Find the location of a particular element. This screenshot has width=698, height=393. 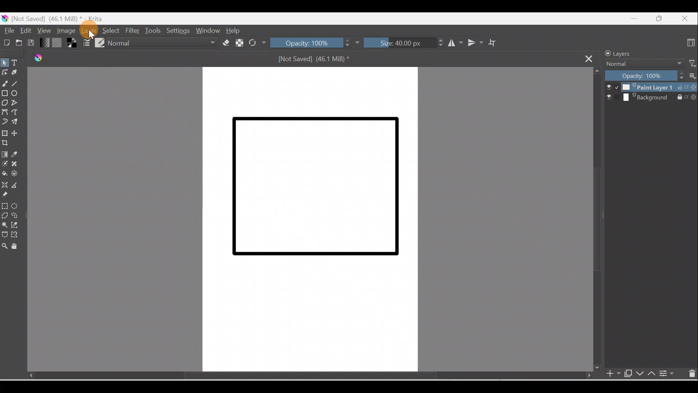

Window is located at coordinates (208, 30).